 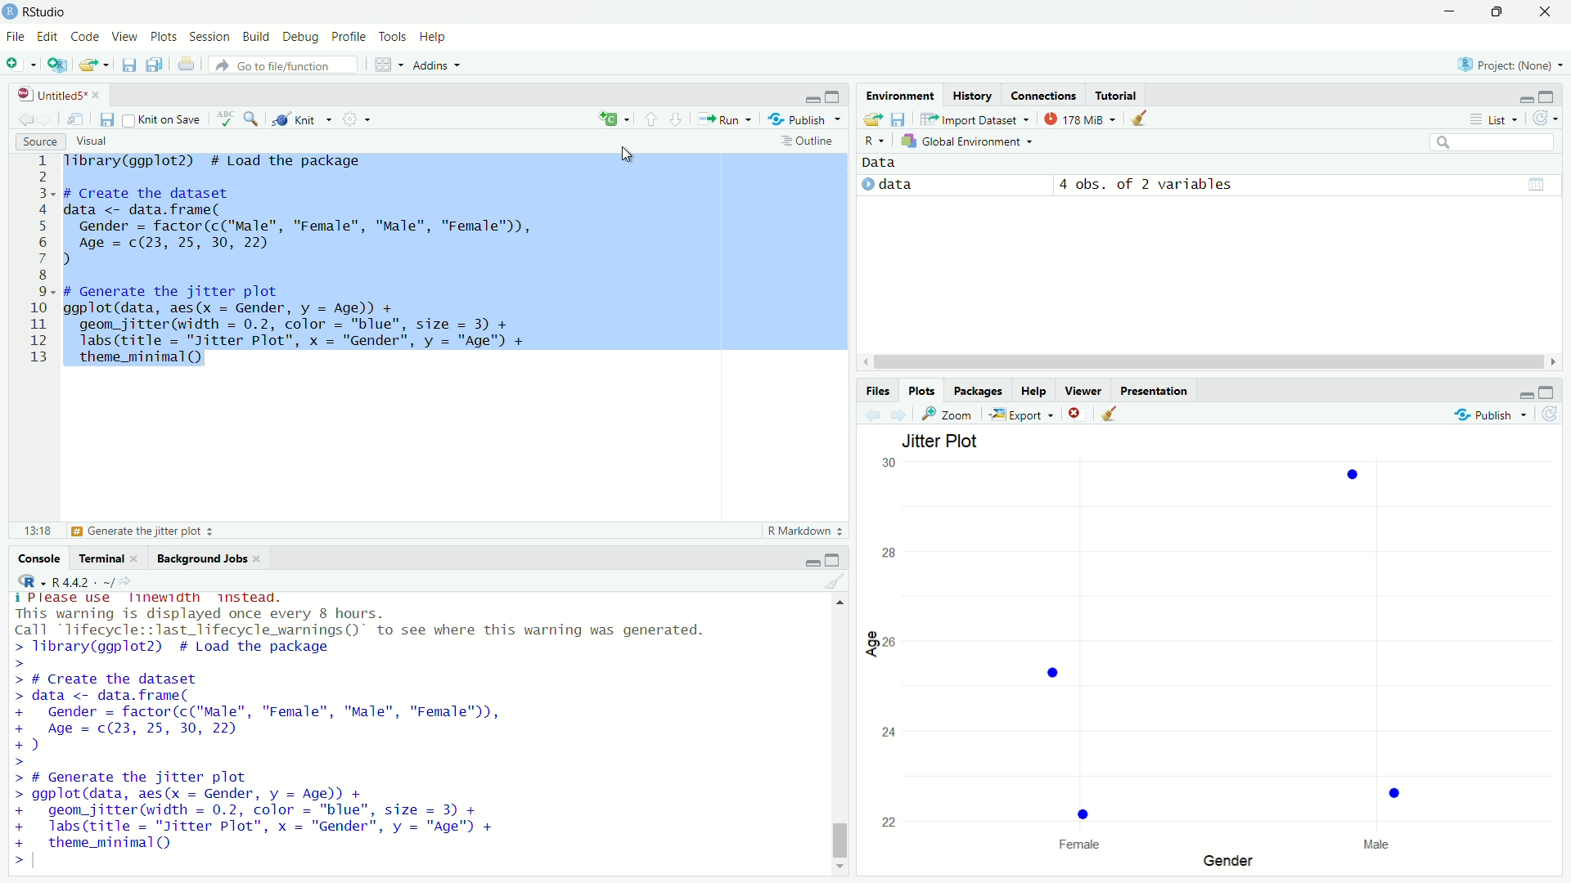 What do you see at coordinates (901, 95) in the screenshot?
I see `environment` at bounding box center [901, 95].